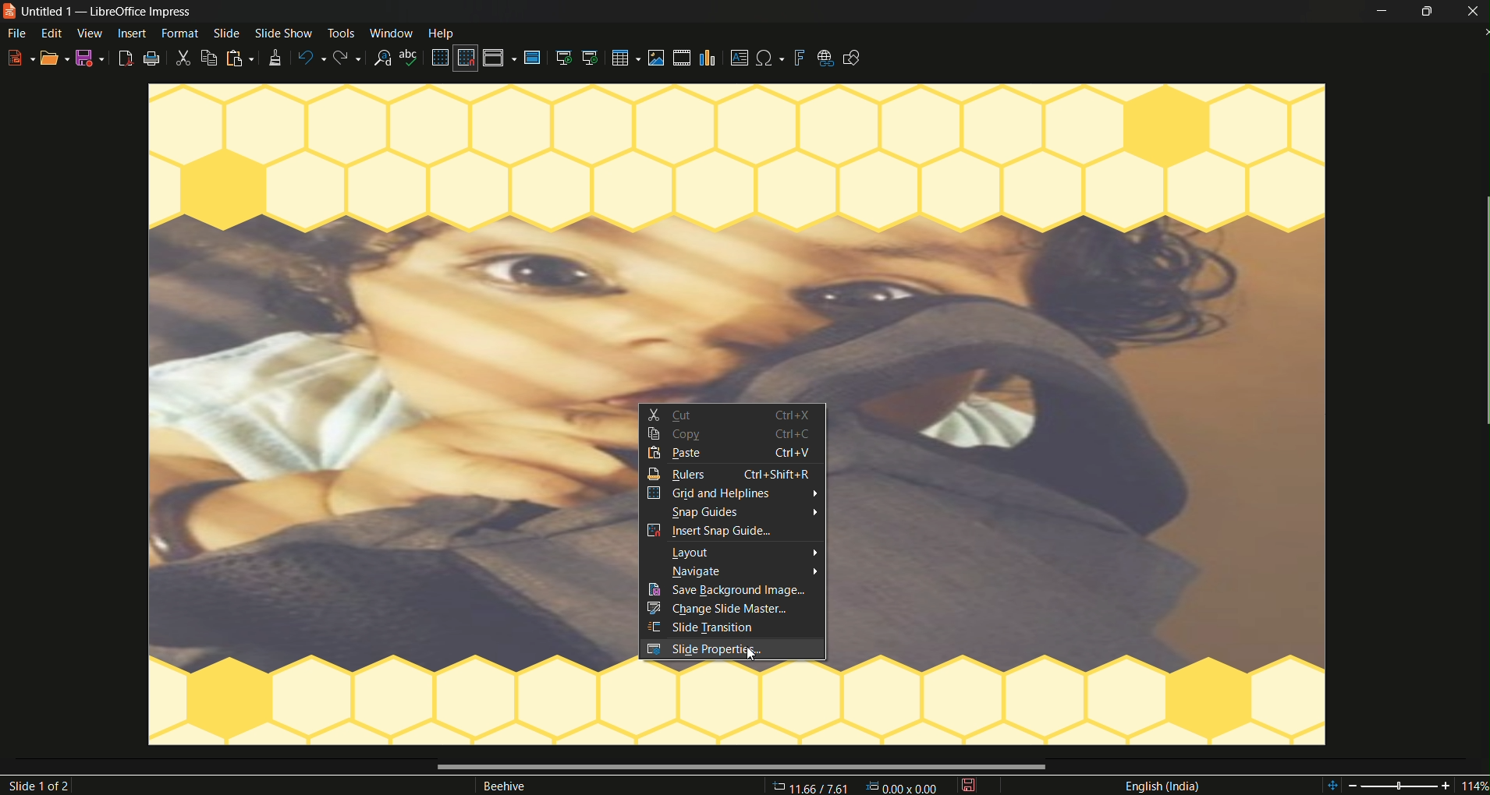 This screenshot has width=1490, height=795. I want to click on close, so click(1475, 12).